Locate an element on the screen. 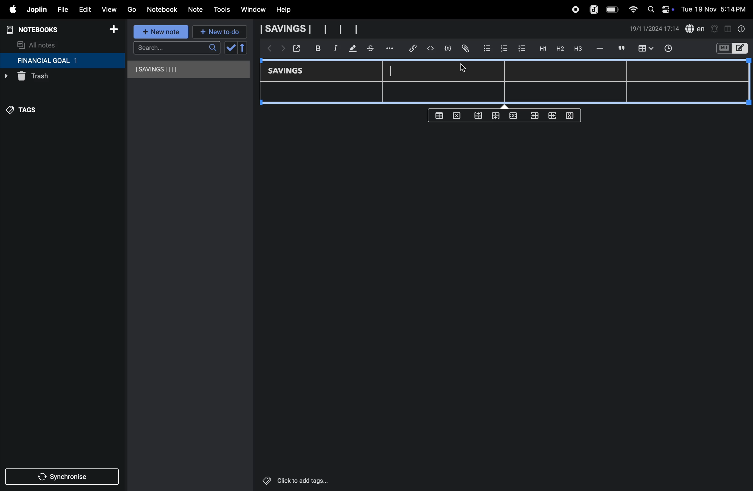 This screenshot has height=491, width=753. go is located at coordinates (132, 9).